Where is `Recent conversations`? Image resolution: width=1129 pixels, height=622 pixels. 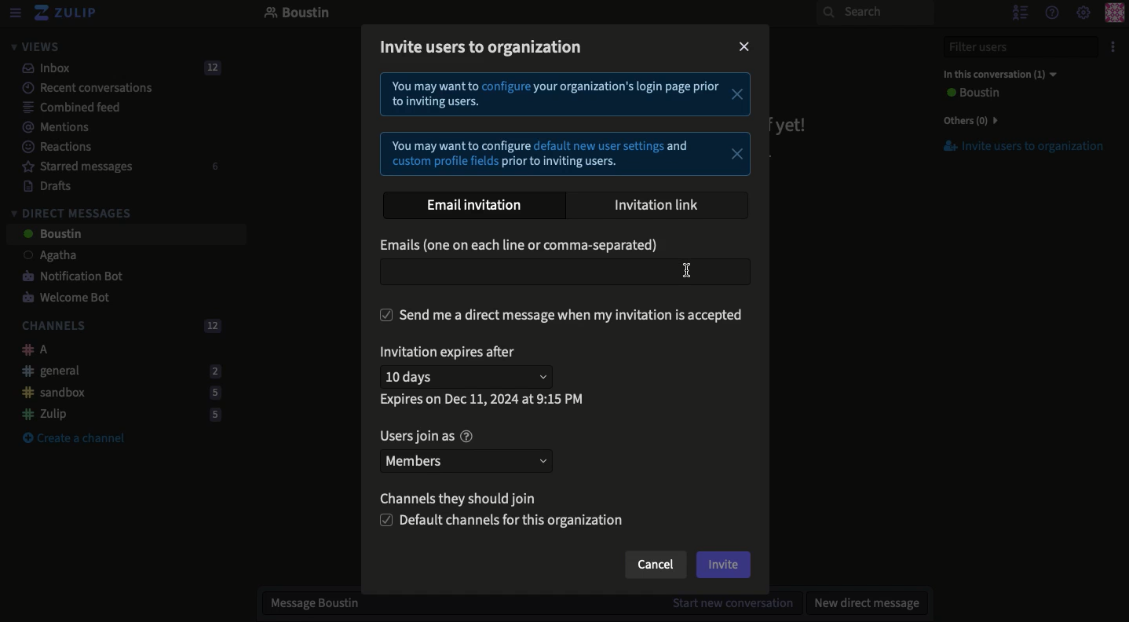
Recent conversations is located at coordinates (78, 87).